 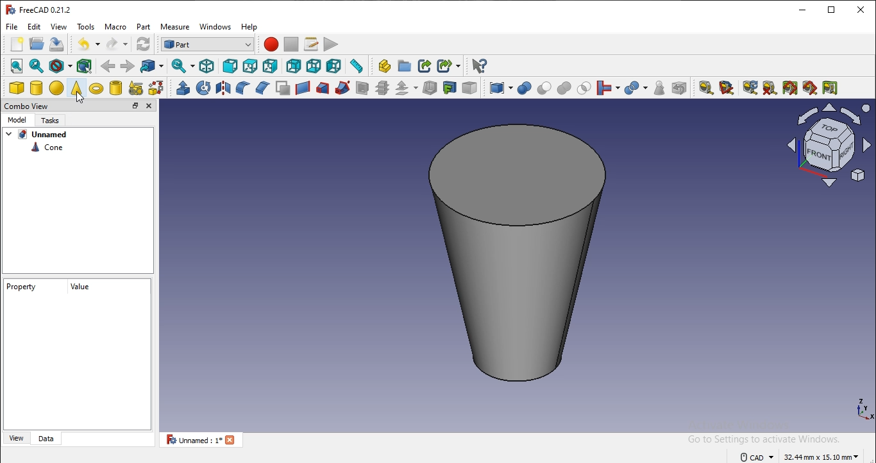 I want to click on rear, so click(x=293, y=65).